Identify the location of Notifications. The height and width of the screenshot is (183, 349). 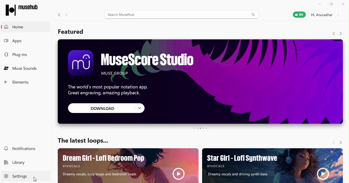
(21, 148).